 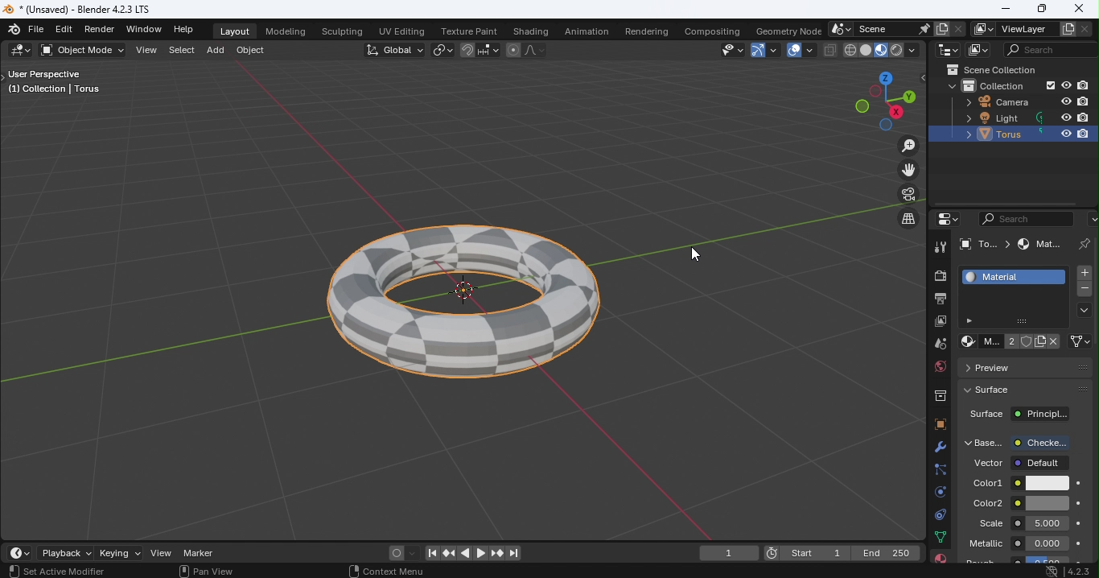 I want to click on End 250, so click(x=884, y=554).